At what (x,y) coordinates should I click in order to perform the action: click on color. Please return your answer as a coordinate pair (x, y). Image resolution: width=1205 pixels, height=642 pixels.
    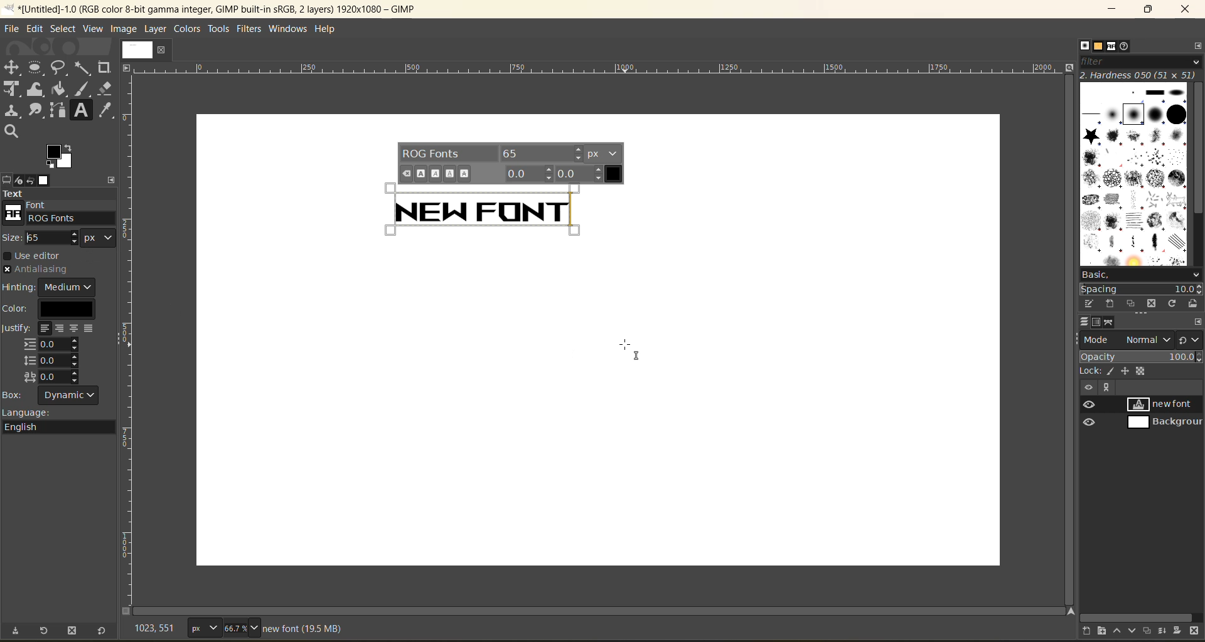
    Looking at the image, I should click on (48, 309).